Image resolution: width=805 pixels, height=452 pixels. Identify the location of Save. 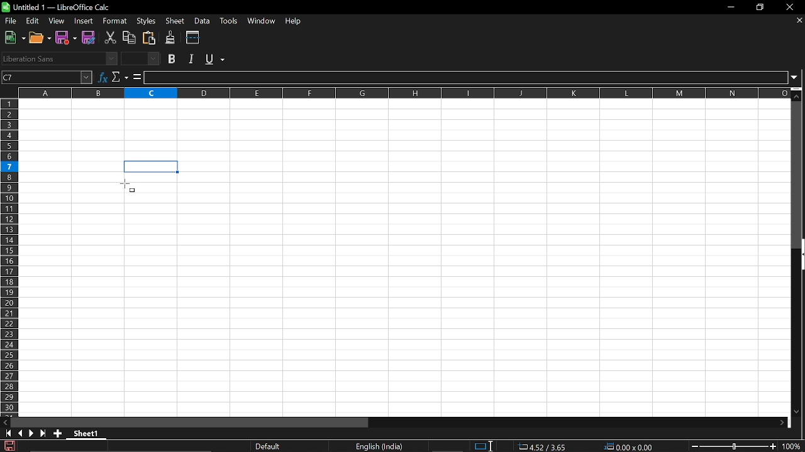
(67, 38).